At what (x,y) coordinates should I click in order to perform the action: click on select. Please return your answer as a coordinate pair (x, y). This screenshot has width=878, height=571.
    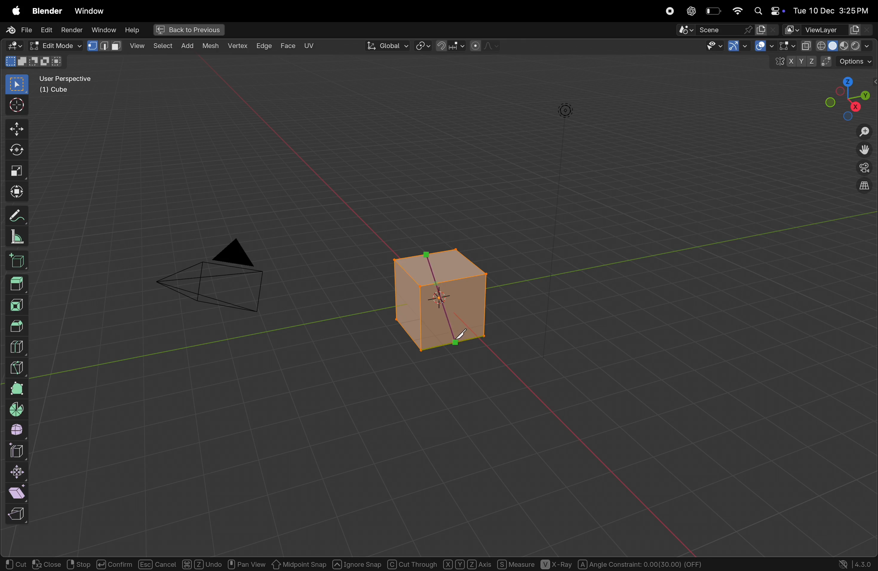
    Looking at the image, I should click on (138, 46).